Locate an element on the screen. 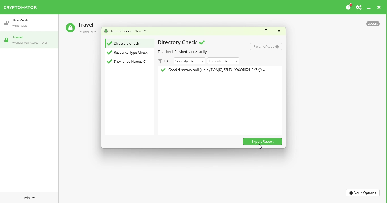 The width and height of the screenshot is (387, 203). Add dropdown is located at coordinates (29, 197).